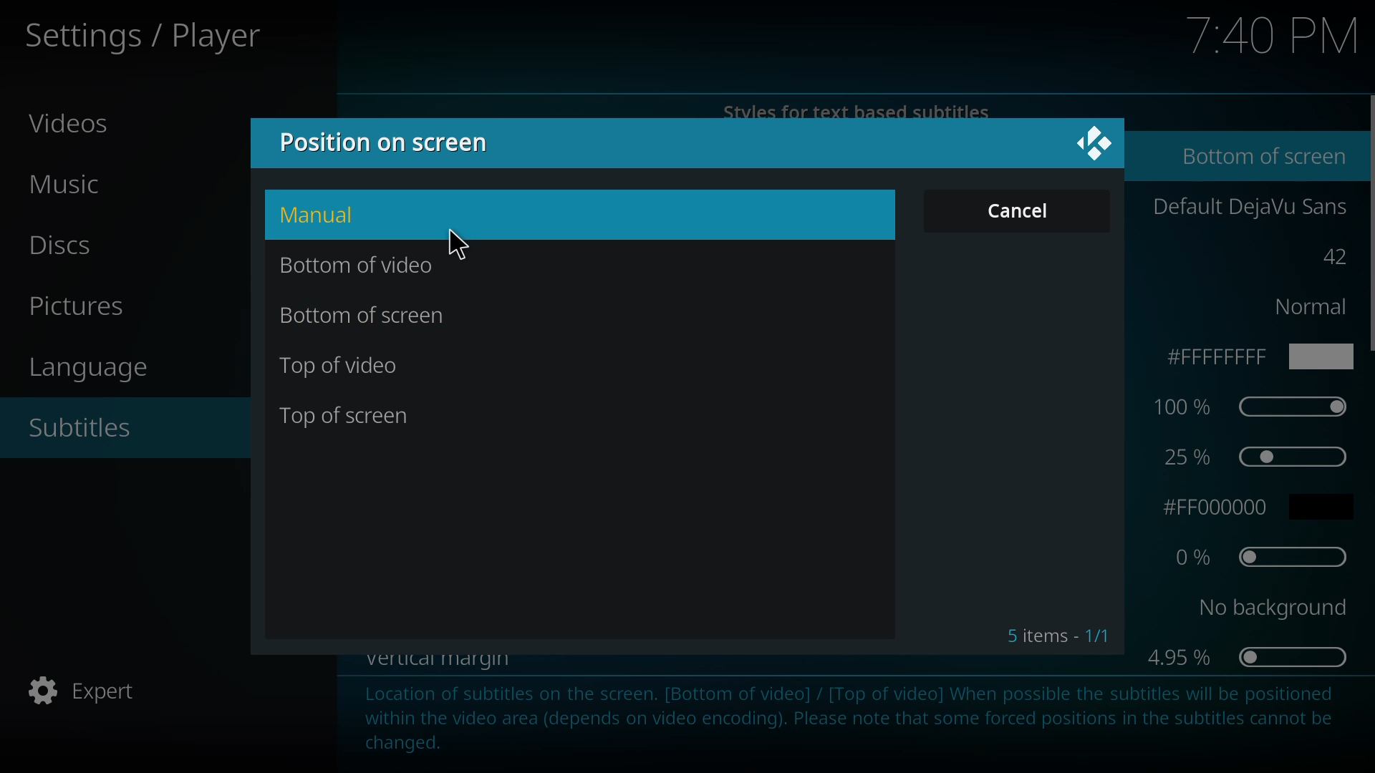 The width and height of the screenshot is (1375, 773). I want to click on info, so click(844, 720).